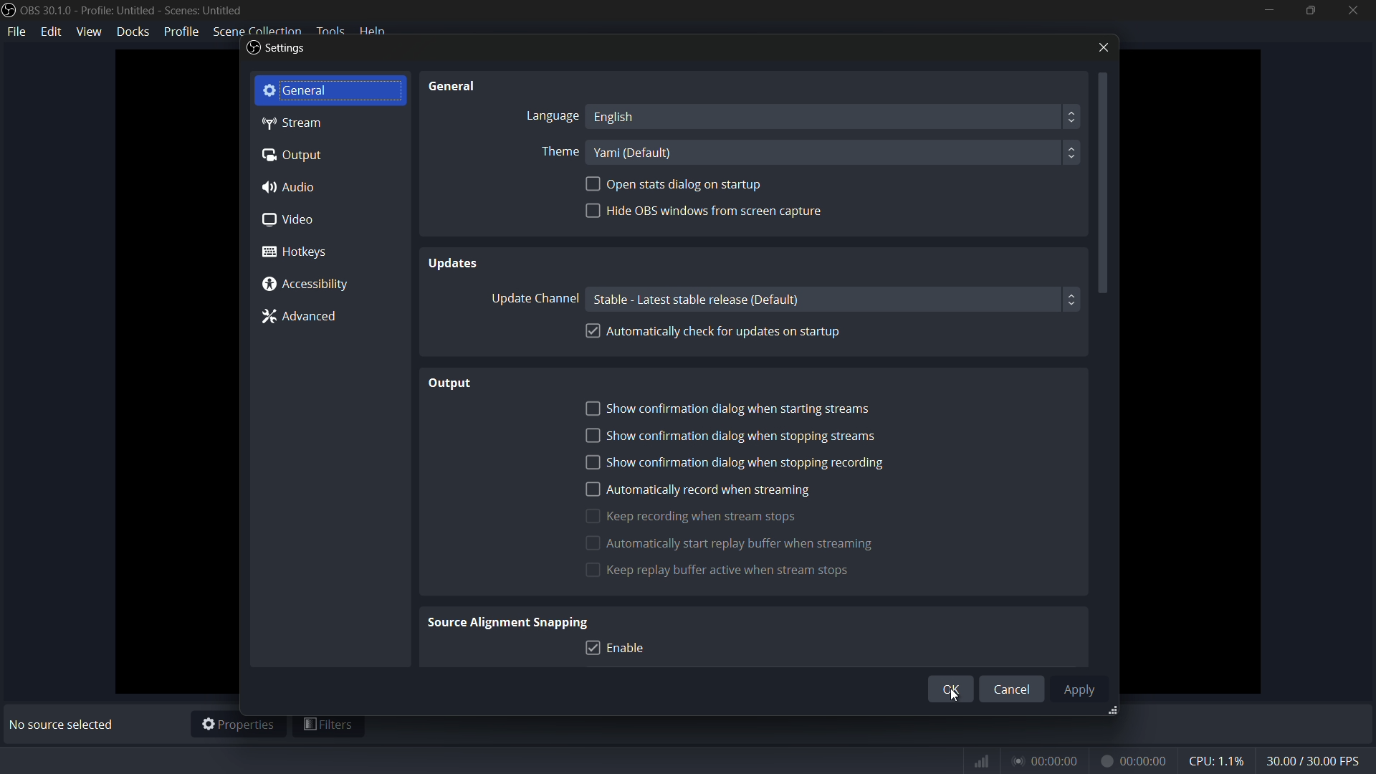 The height and width of the screenshot is (774, 1376). I want to click on Ok, so click(947, 689).